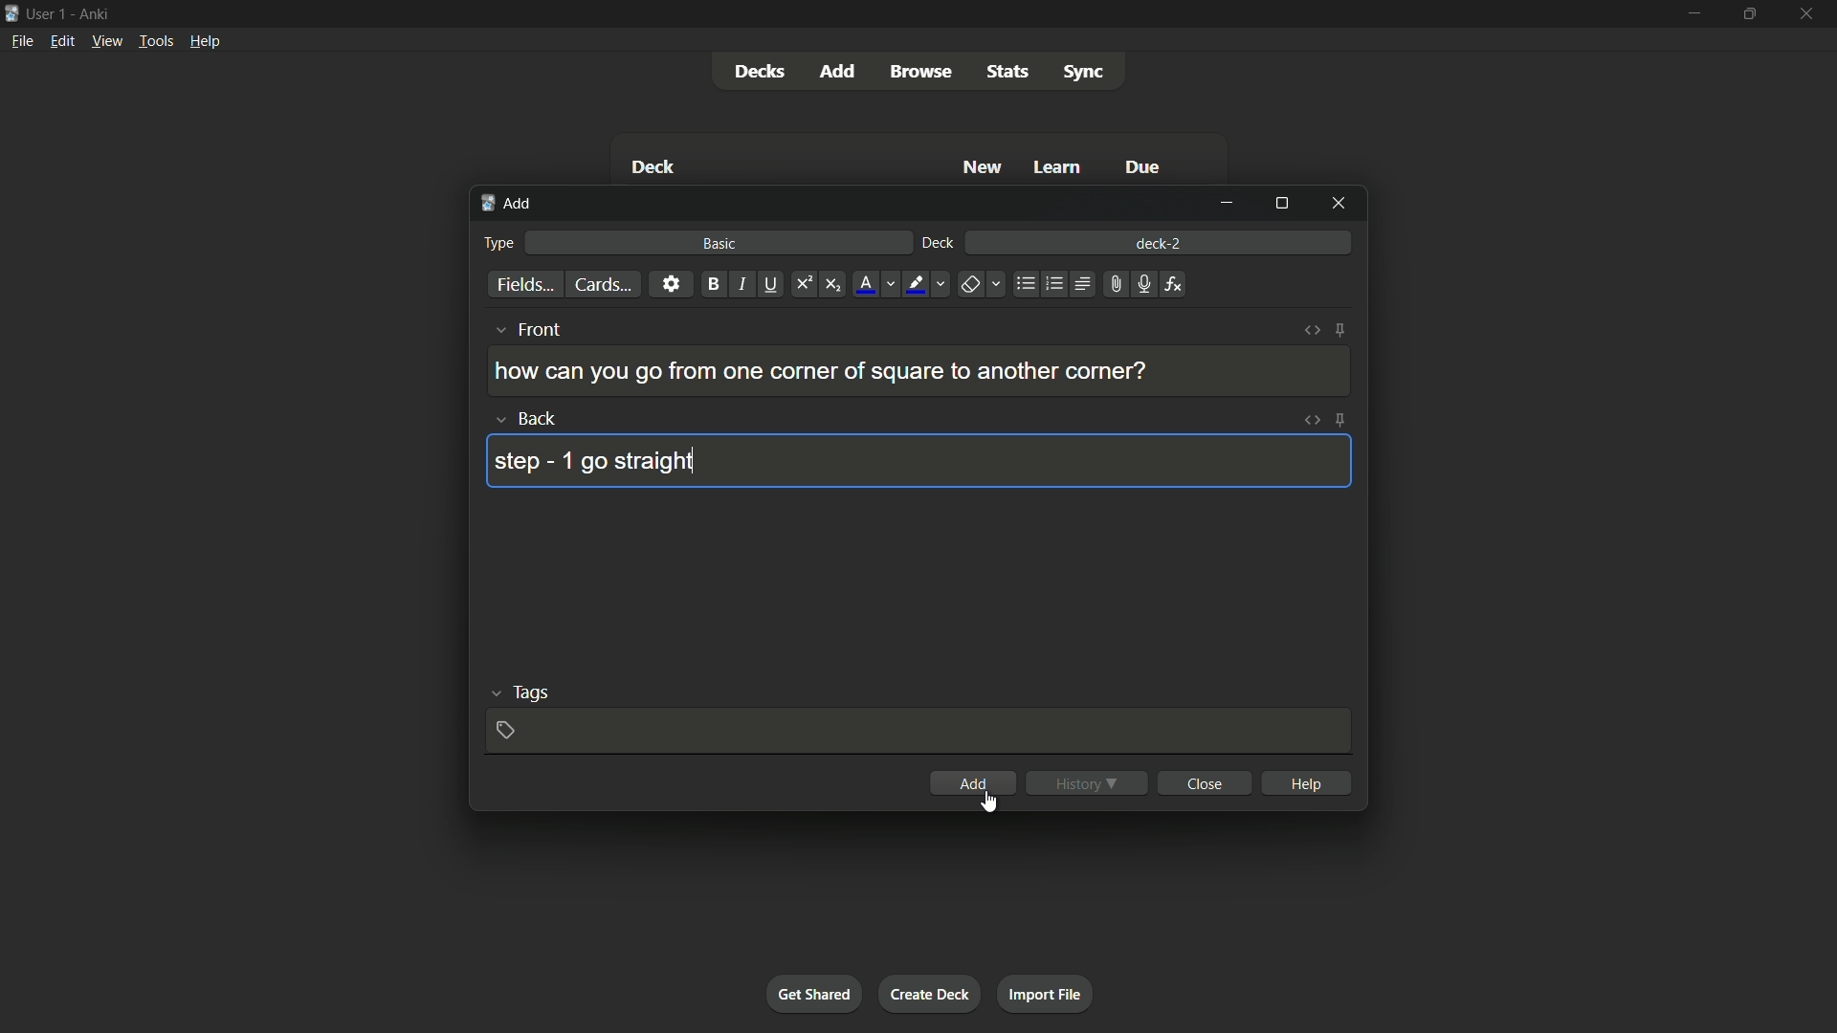  Describe the element at coordinates (1316, 328) in the screenshot. I see `toggle html editor` at that location.